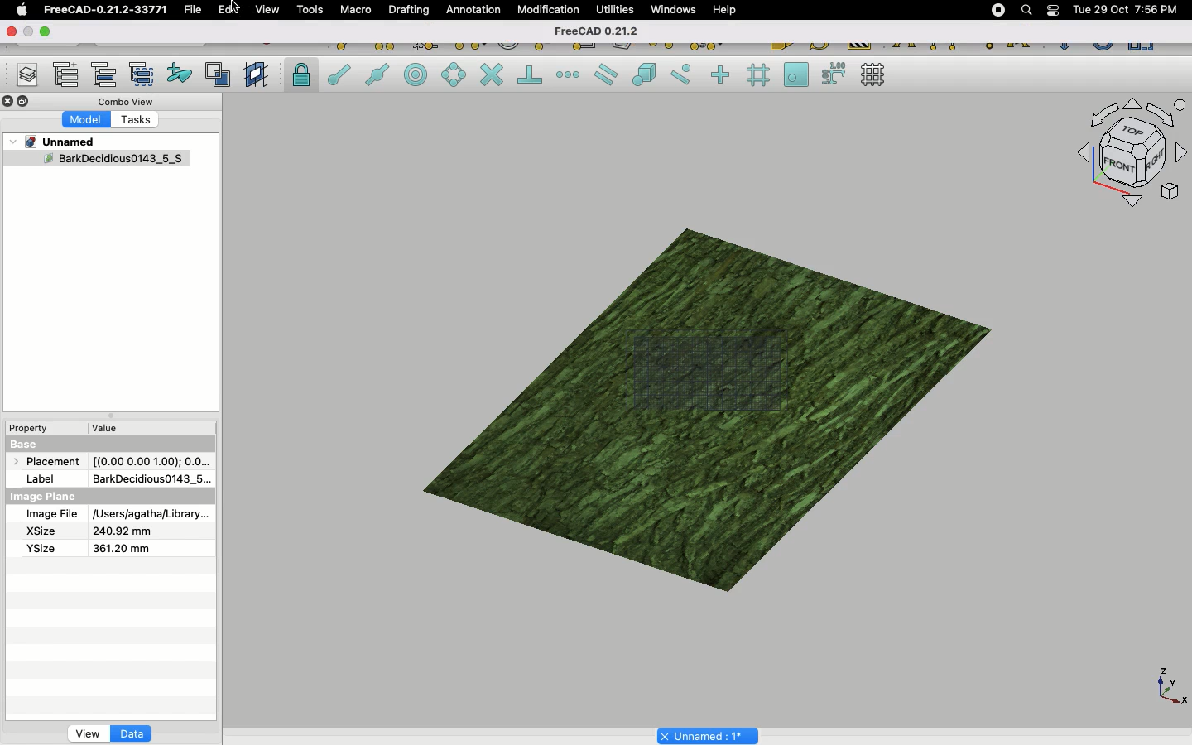 Image resolution: width=1192 pixels, height=745 pixels. I want to click on Snap endpoint, so click(339, 77).